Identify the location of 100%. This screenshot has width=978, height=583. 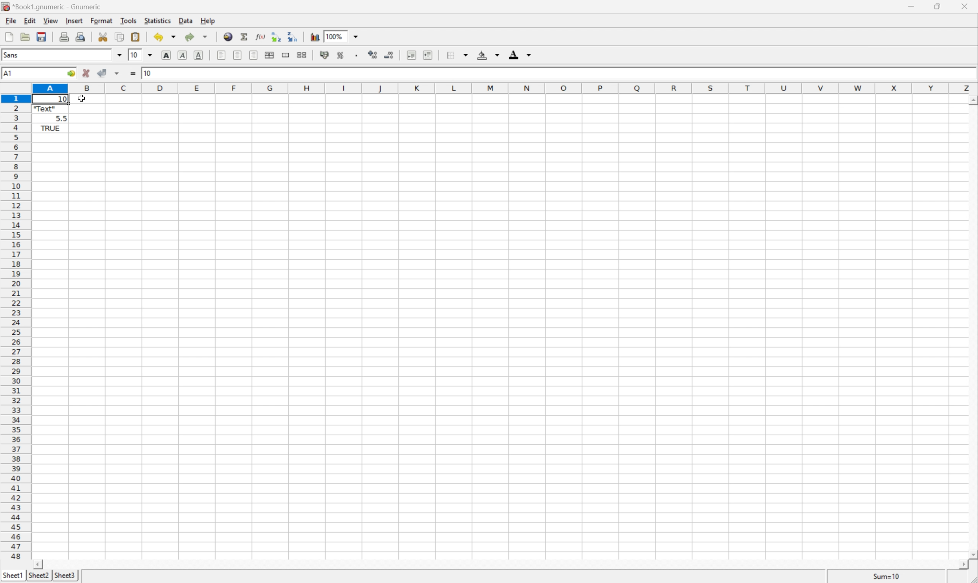
(336, 36).